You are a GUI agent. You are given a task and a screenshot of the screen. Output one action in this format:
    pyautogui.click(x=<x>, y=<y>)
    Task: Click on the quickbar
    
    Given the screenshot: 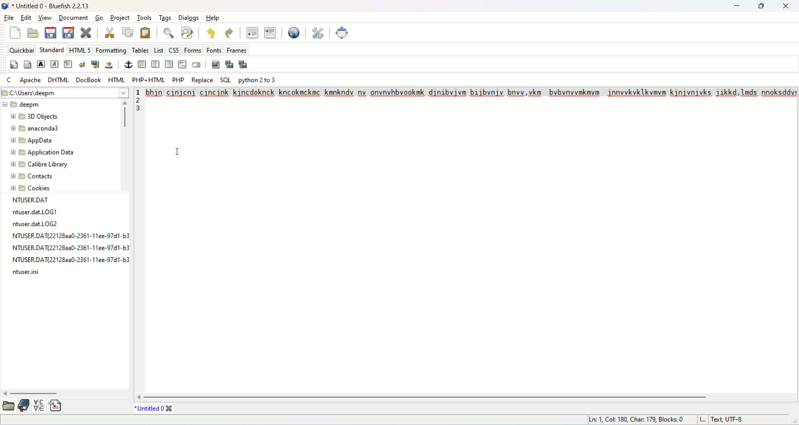 What is the action you would take?
    pyautogui.click(x=21, y=50)
    